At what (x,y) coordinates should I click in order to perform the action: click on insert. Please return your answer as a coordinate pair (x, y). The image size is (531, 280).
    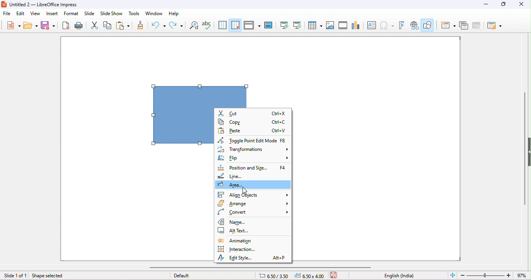
    Looking at the image, I should click on (51, 13).